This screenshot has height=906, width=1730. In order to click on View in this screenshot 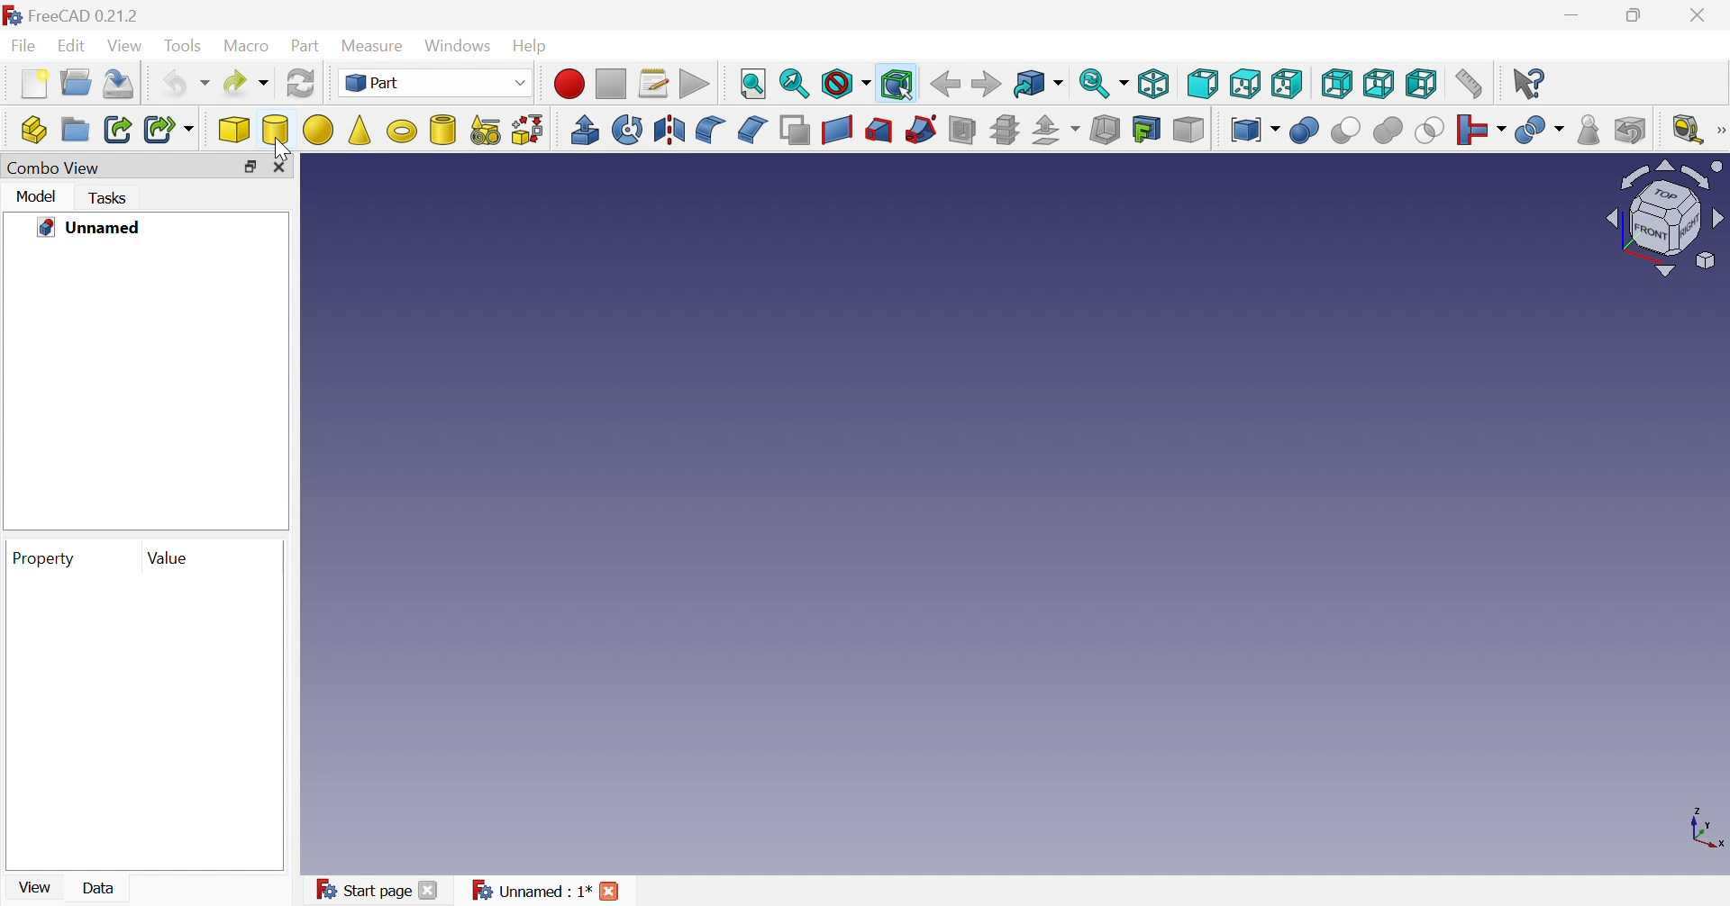, I will do `click(127, 47)`.